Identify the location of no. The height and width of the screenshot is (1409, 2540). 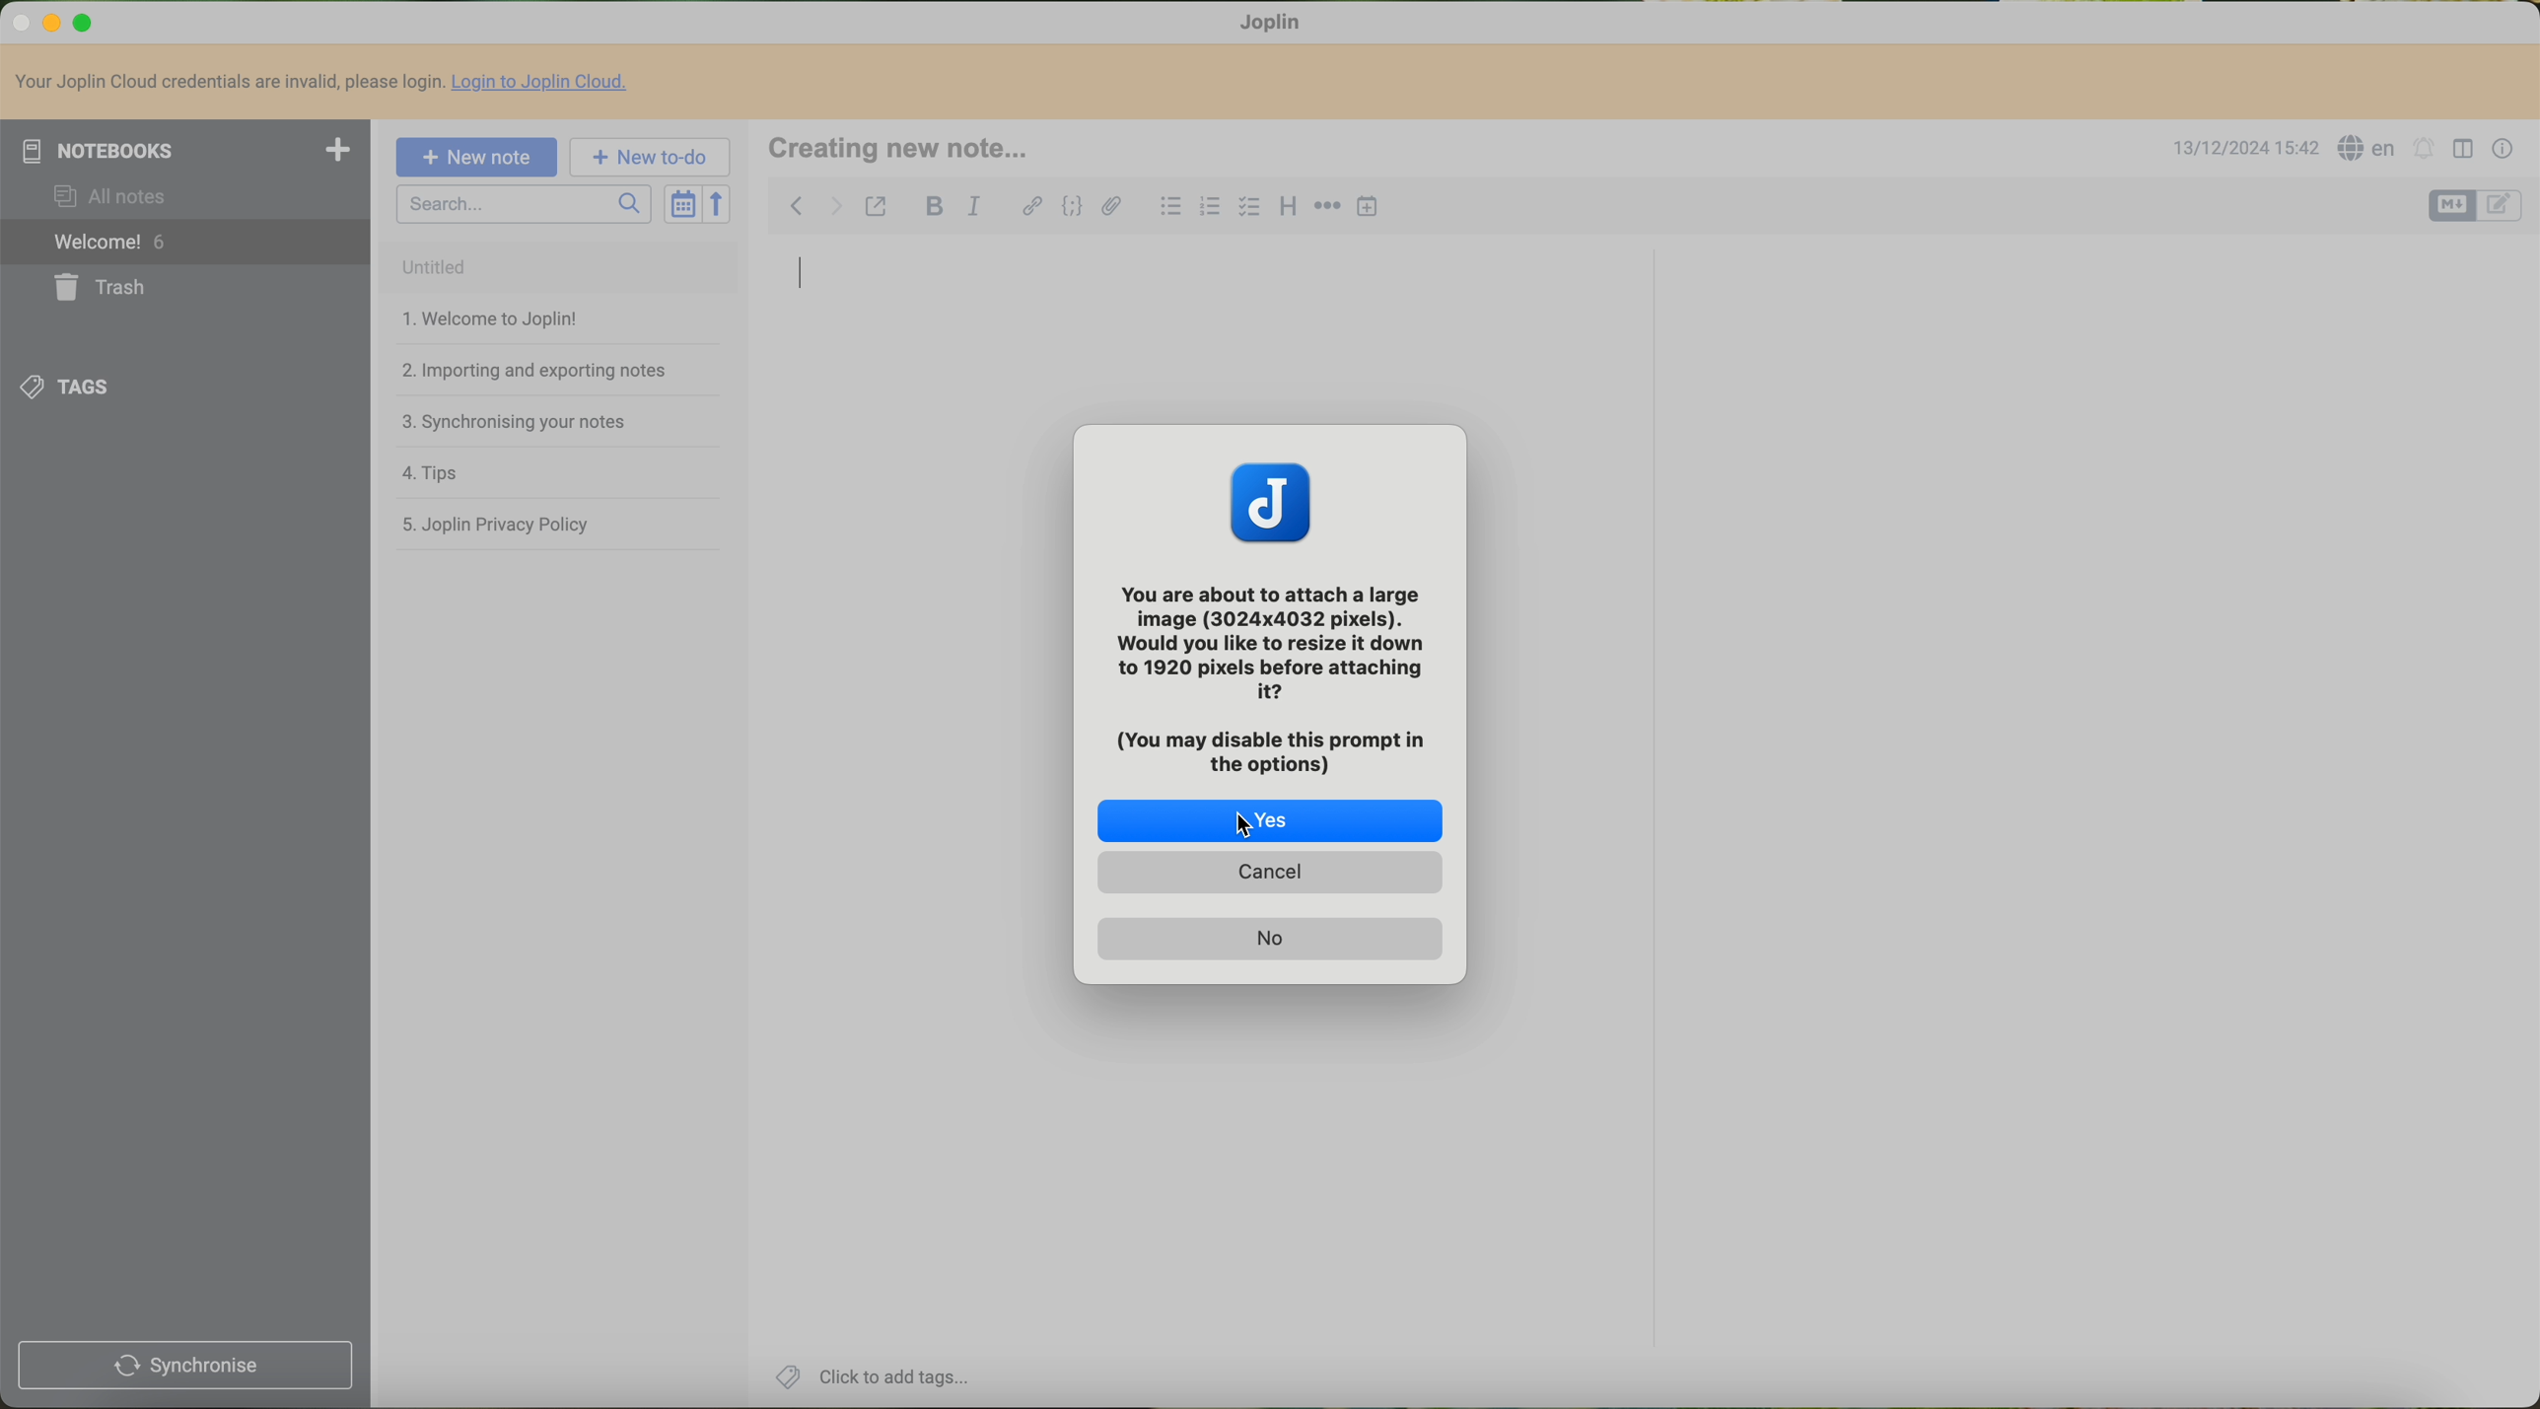
(1267, 939).